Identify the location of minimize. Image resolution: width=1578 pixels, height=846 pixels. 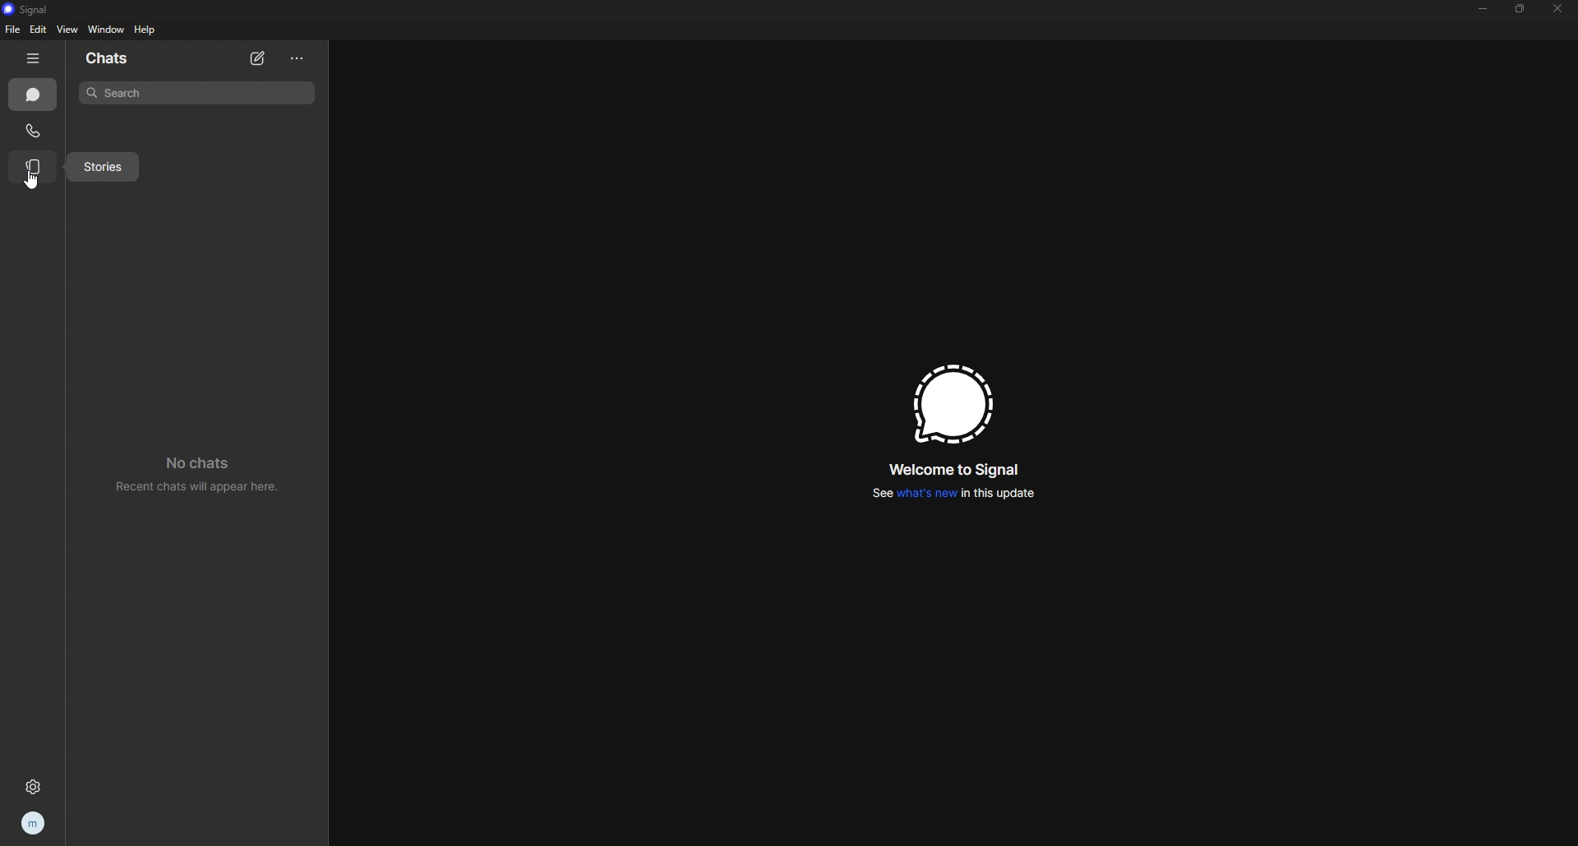
(1482, 8).